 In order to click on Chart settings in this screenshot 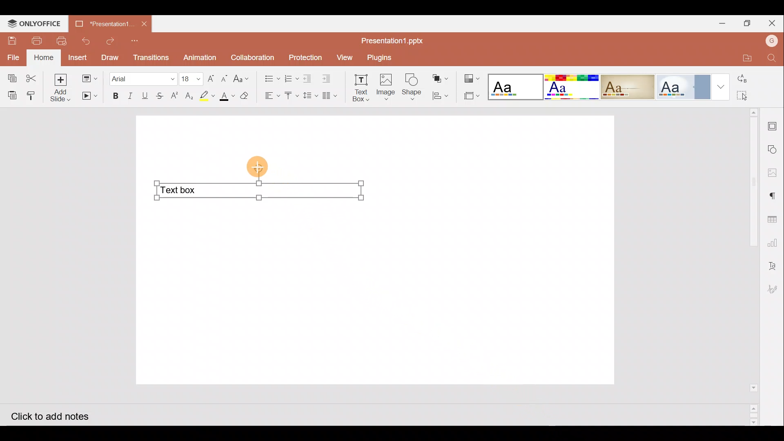, I will do `click(774, 243)`.